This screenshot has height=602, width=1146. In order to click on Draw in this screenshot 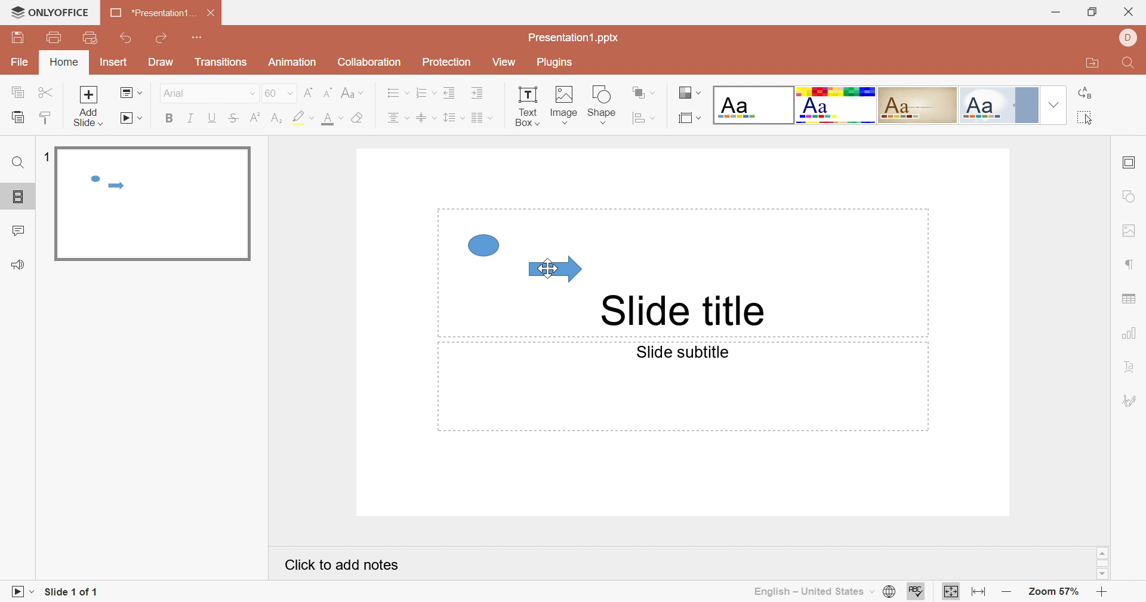, I will do `click(165, 63)`.